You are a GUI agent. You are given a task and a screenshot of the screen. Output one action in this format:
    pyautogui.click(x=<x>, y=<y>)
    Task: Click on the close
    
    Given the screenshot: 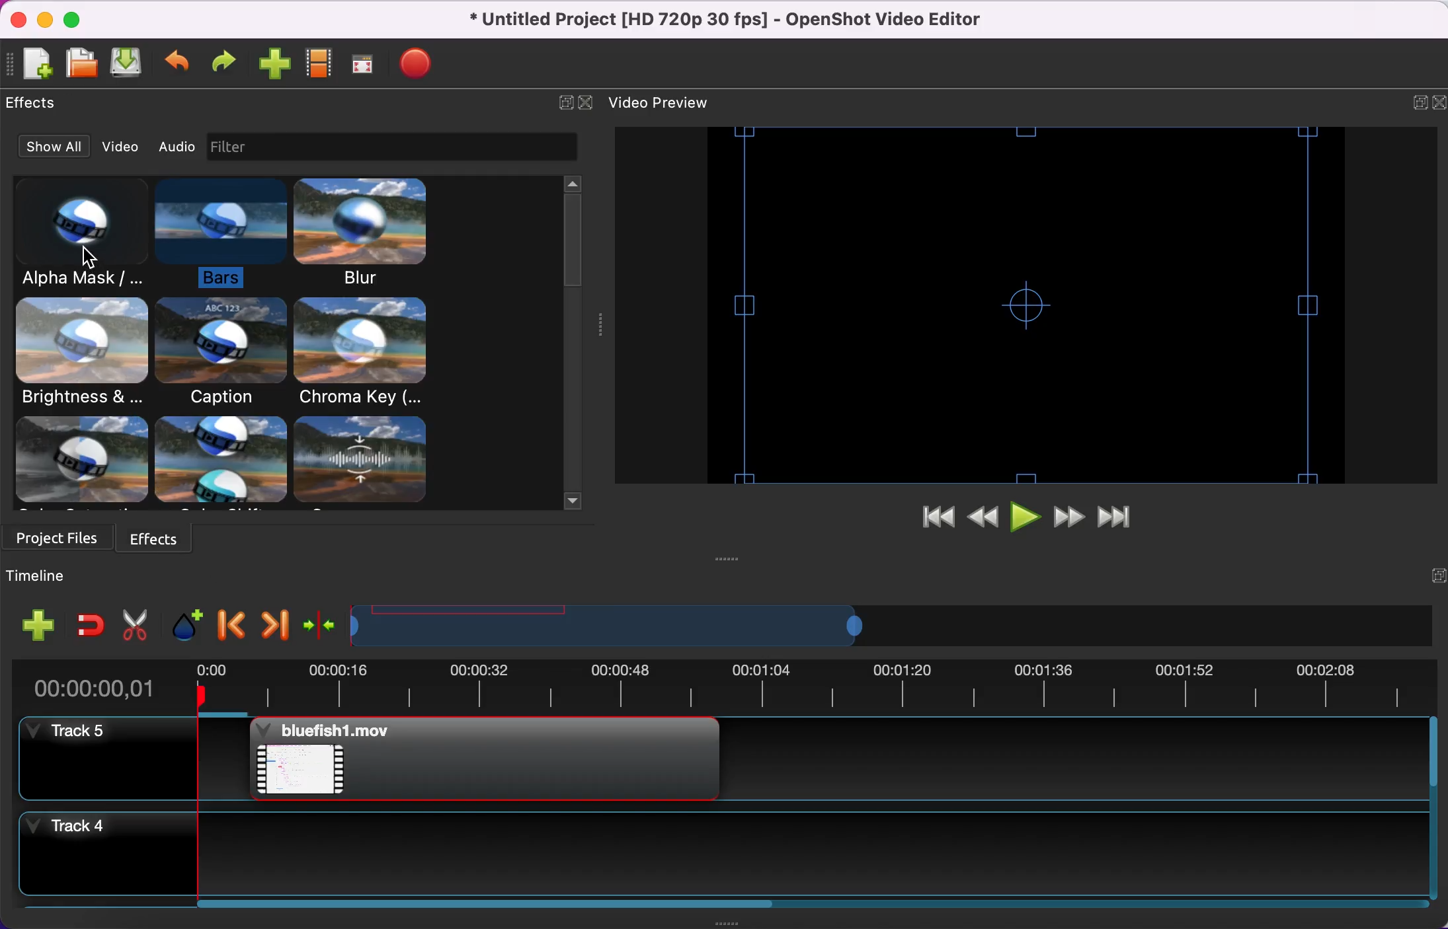 What is the action you would take?
    pyautogui.click(x=586, y=106)
    